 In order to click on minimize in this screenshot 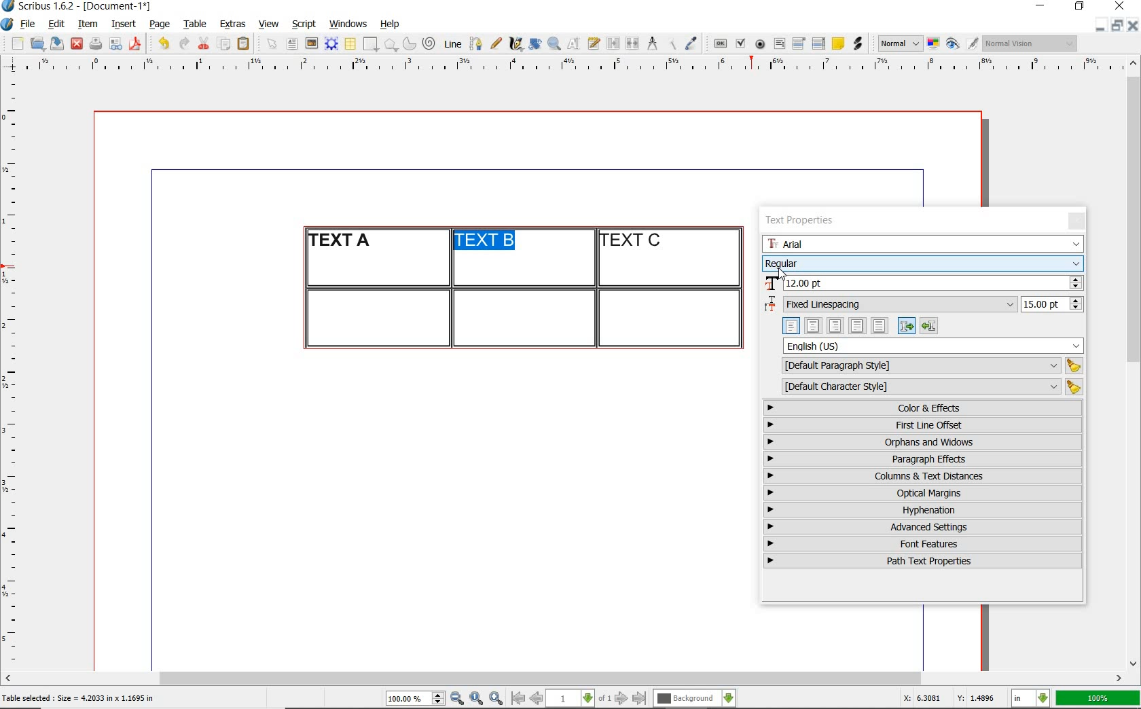, I will do `click(1042, 7)`.